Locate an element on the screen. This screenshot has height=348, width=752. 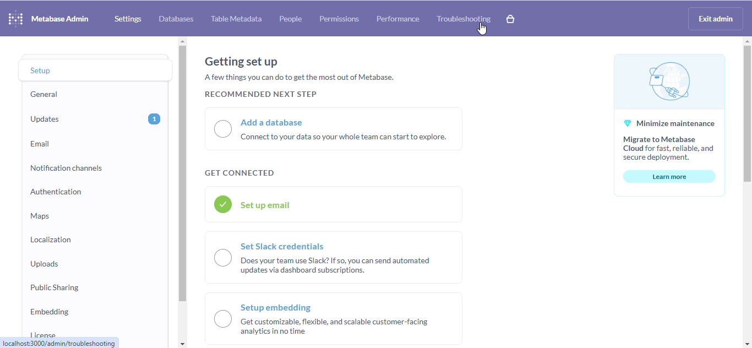
1 is located at coordinates (155, 119).